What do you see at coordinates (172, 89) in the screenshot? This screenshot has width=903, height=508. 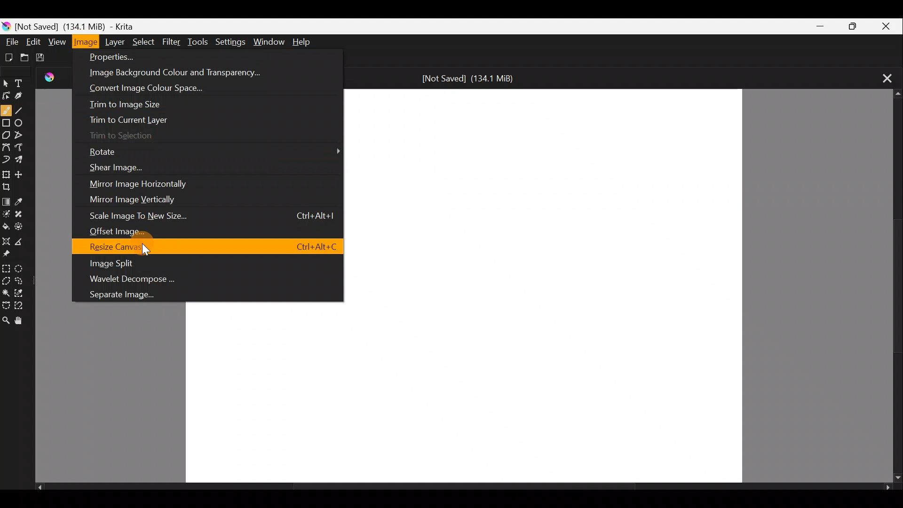 I see `Convert image colour space` at bounding box center [172, 89].